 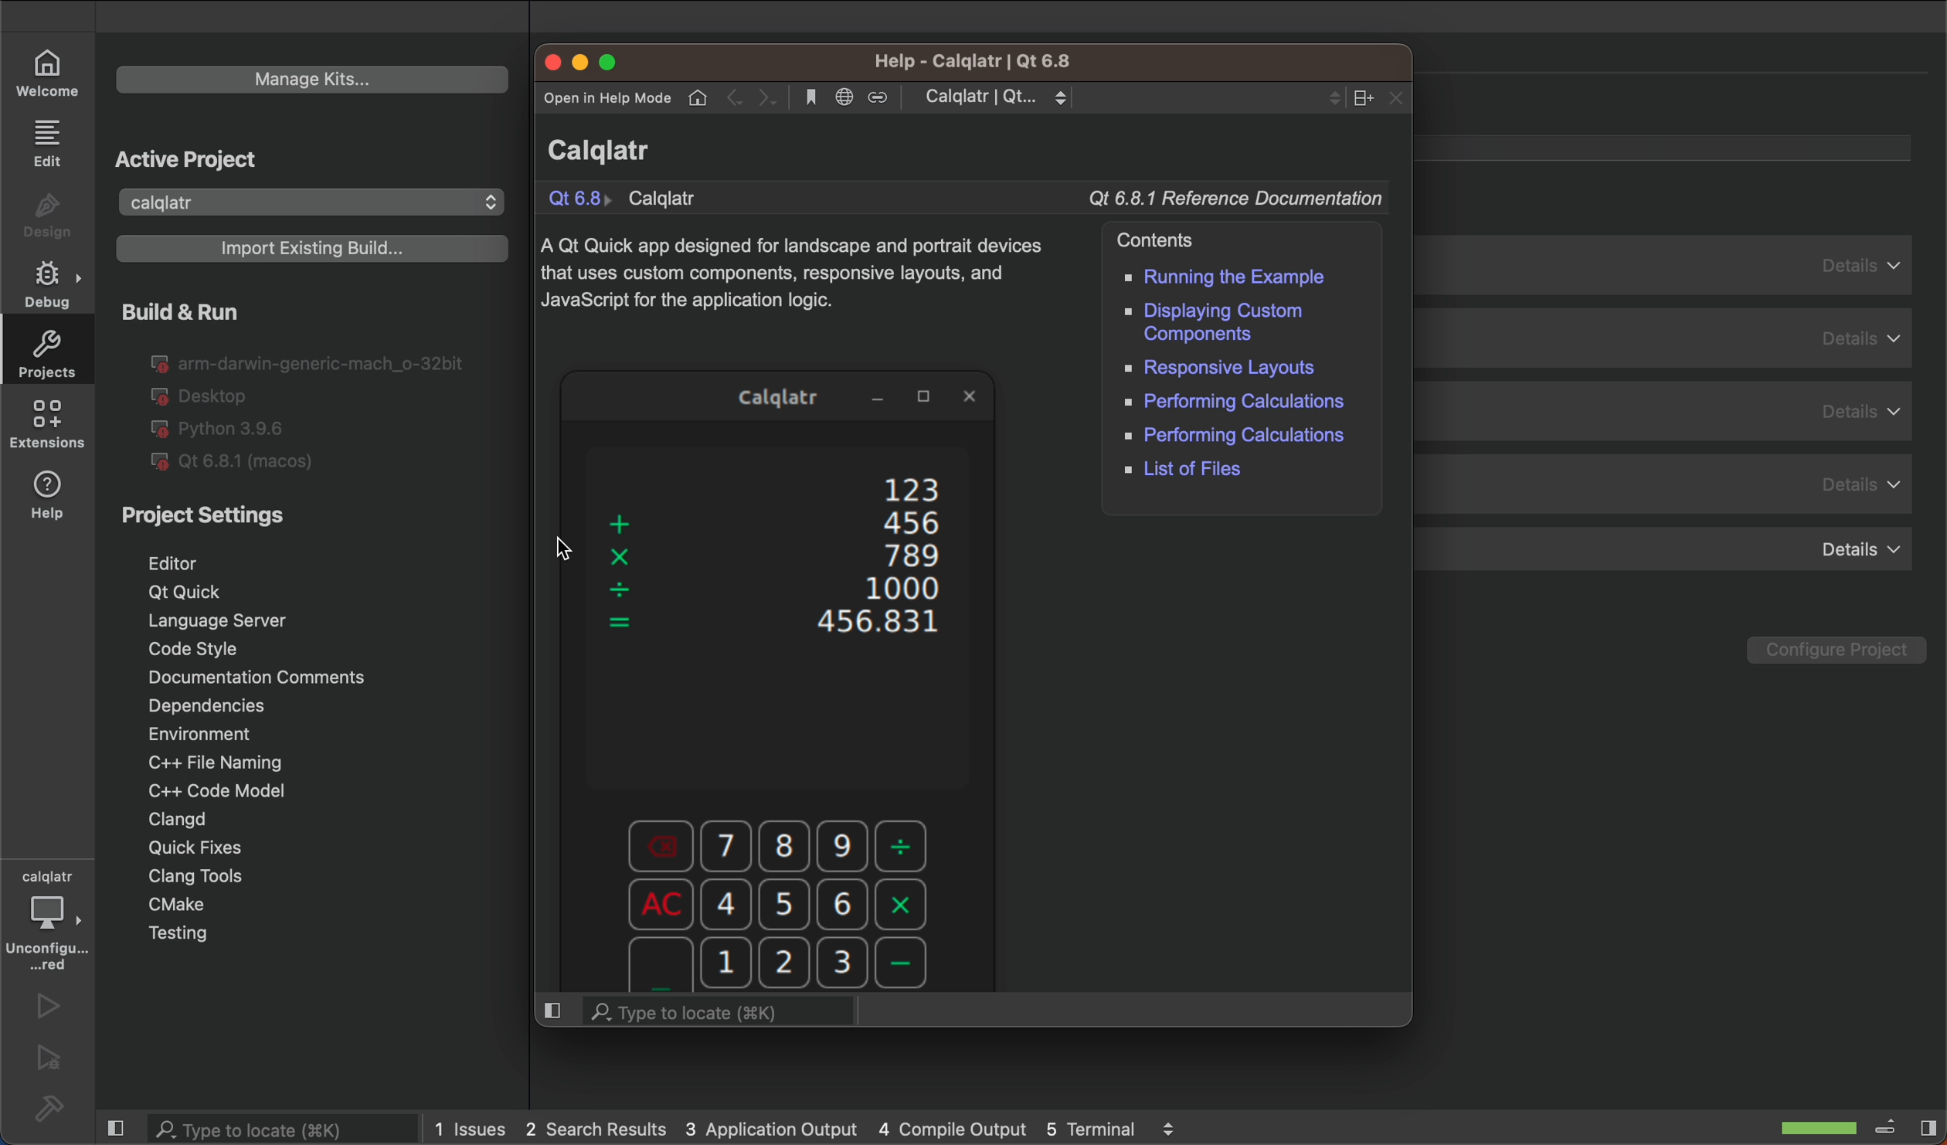 What do you see at coordinates (224, 763) in the screenshot?
I see `c++ file naming` at bounding box center [224, 763].